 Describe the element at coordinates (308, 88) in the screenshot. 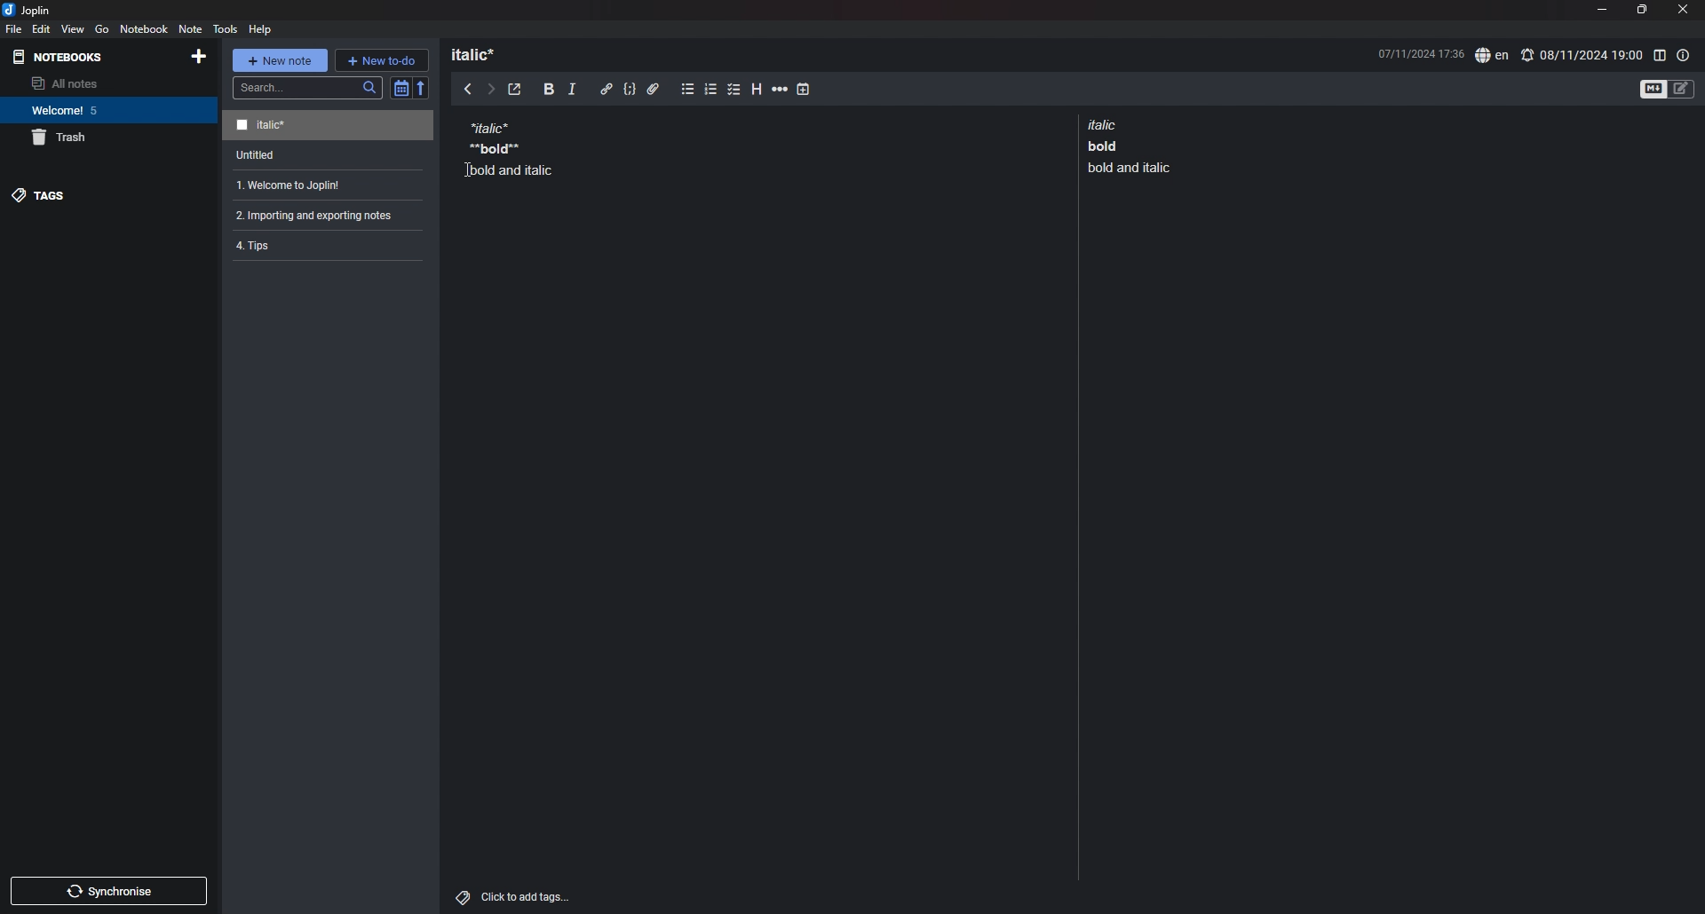

I see `search bar` at that location.